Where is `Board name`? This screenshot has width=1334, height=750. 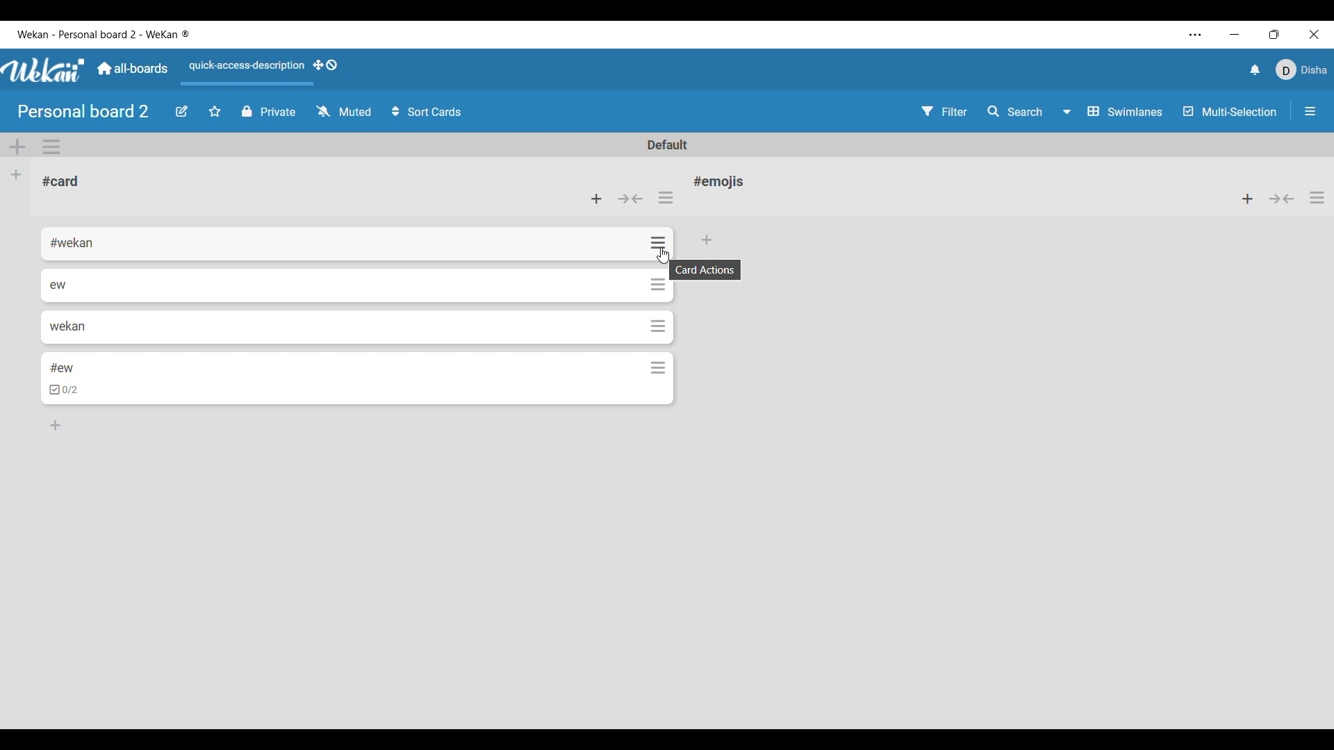 Board name is located at coordinates (83, 111).